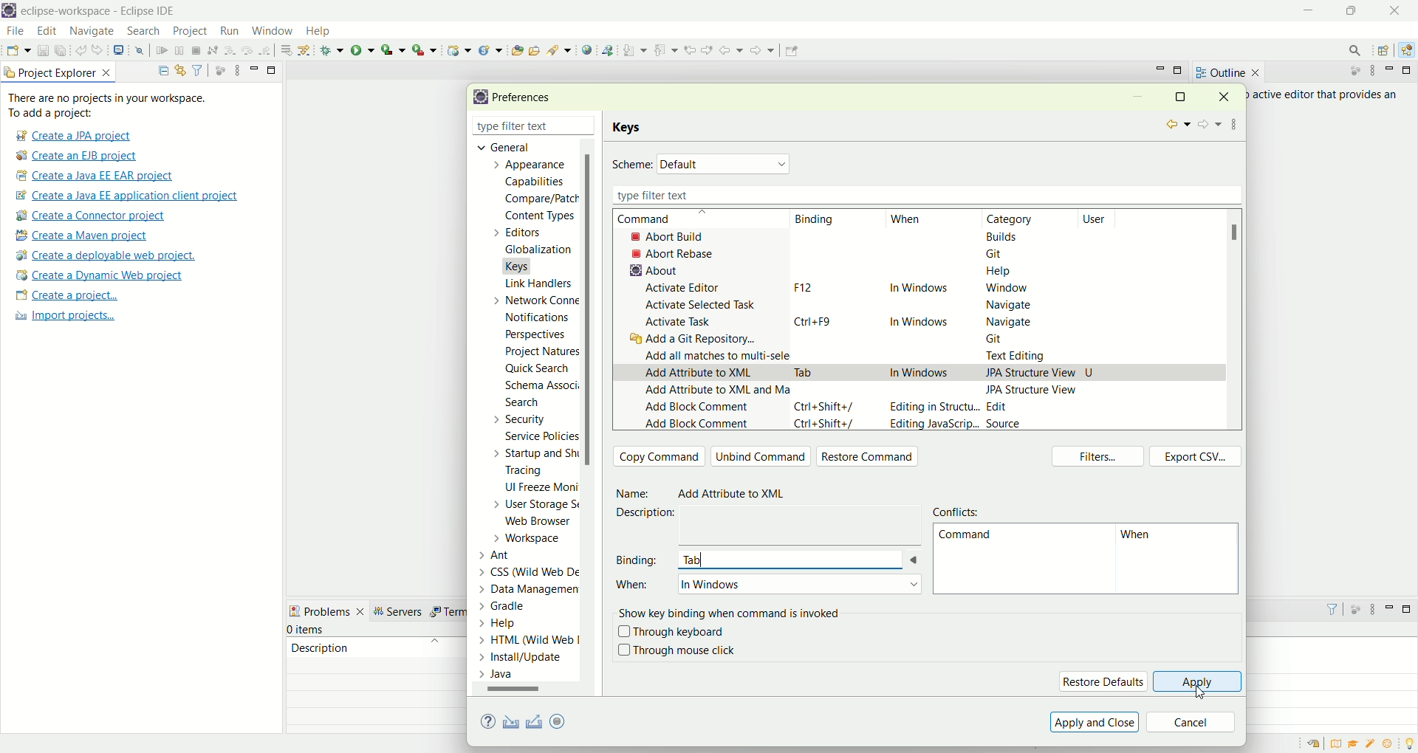  What do you see at coordinates (45, 32) in the screenshot?
I see `edit` at bounding box center [45, 32].